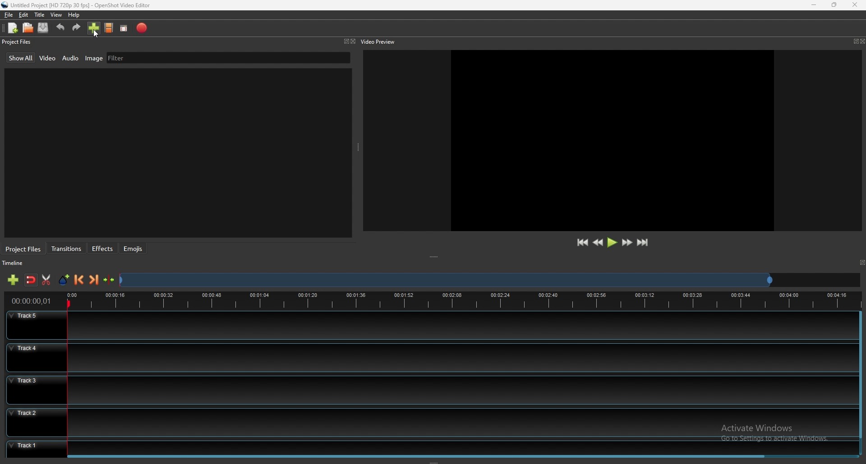  I want to click on filter, so click(117, 58).